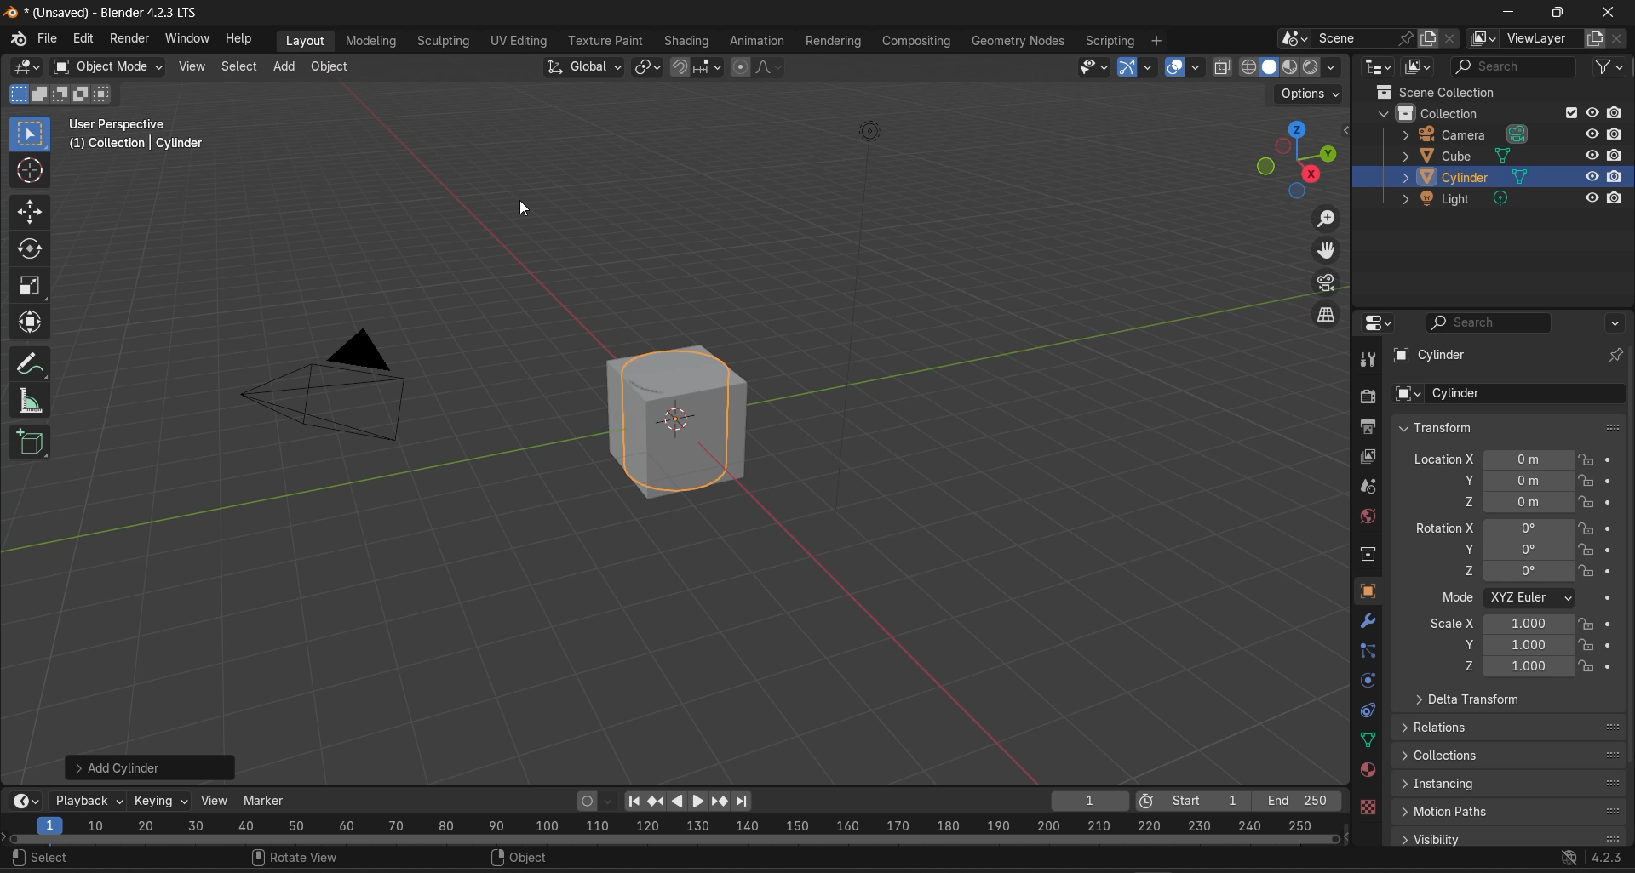 The width and height of the screenshot is (1635, 873). I want to click on scale x, so click(1500, 624).